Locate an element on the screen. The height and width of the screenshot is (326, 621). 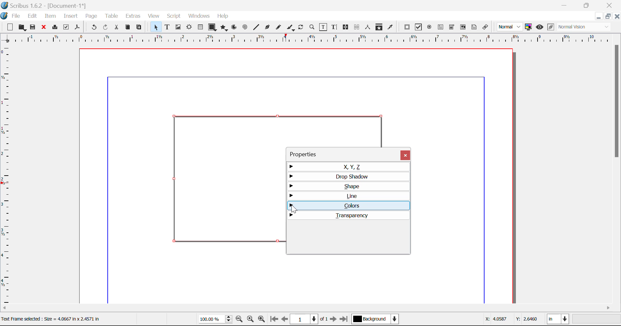
Discard is located at coordinates (44, 27).